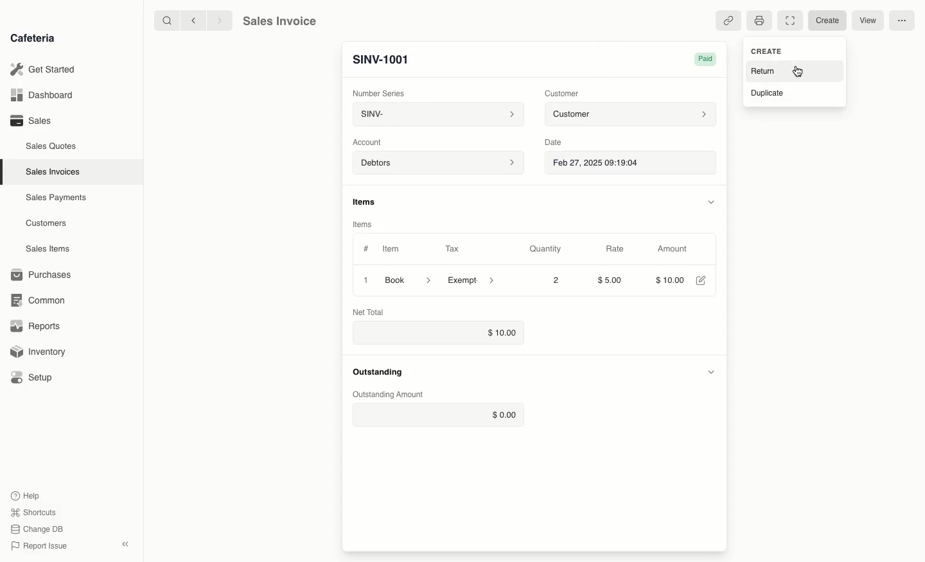 This screenshot has height=562, width=925. Describe the element at coordinates (51, 148) in the screenshot. I see `Sales Quotes` at that location.